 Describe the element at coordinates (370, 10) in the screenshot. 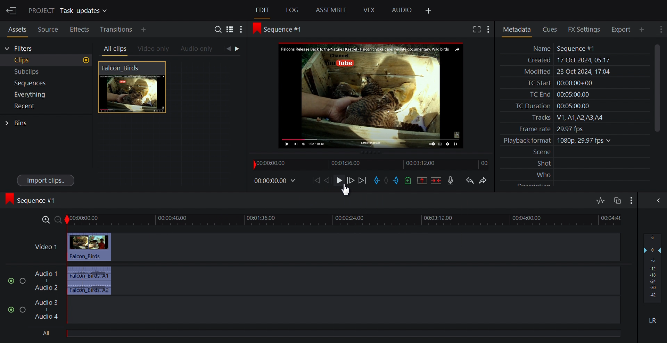

I see `VFX` at that location.